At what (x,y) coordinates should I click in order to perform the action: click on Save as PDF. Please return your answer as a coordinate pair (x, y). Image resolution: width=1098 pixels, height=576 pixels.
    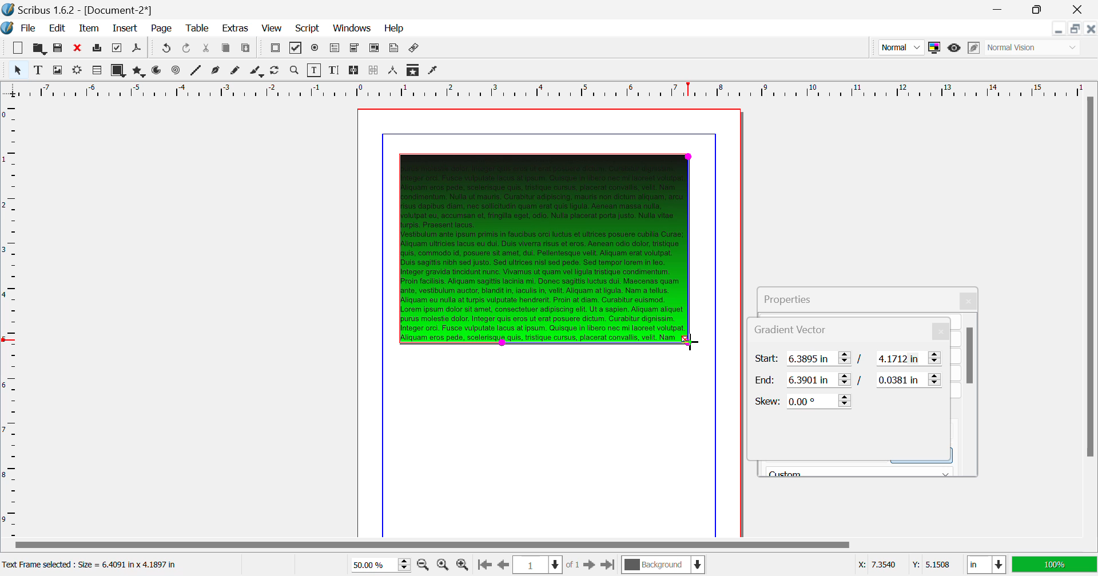
    Looking at the image, I should click on (137, 49).